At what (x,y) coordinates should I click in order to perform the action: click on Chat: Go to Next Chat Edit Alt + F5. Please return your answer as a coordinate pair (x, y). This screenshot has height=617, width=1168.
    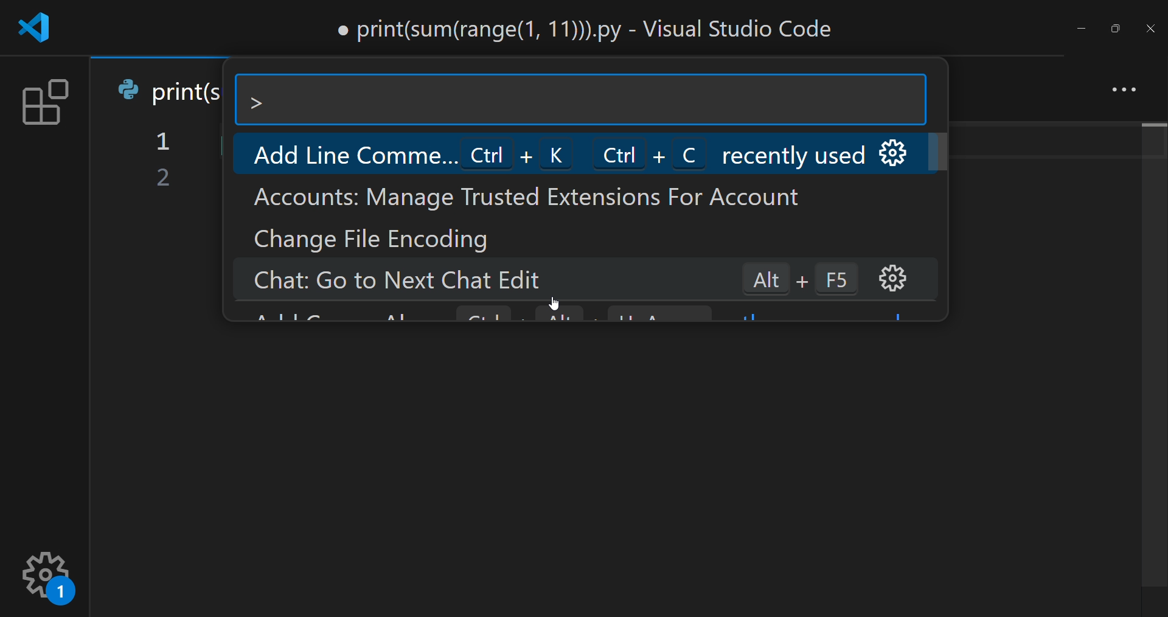
    Looking at the image, I should click on (544, 280).